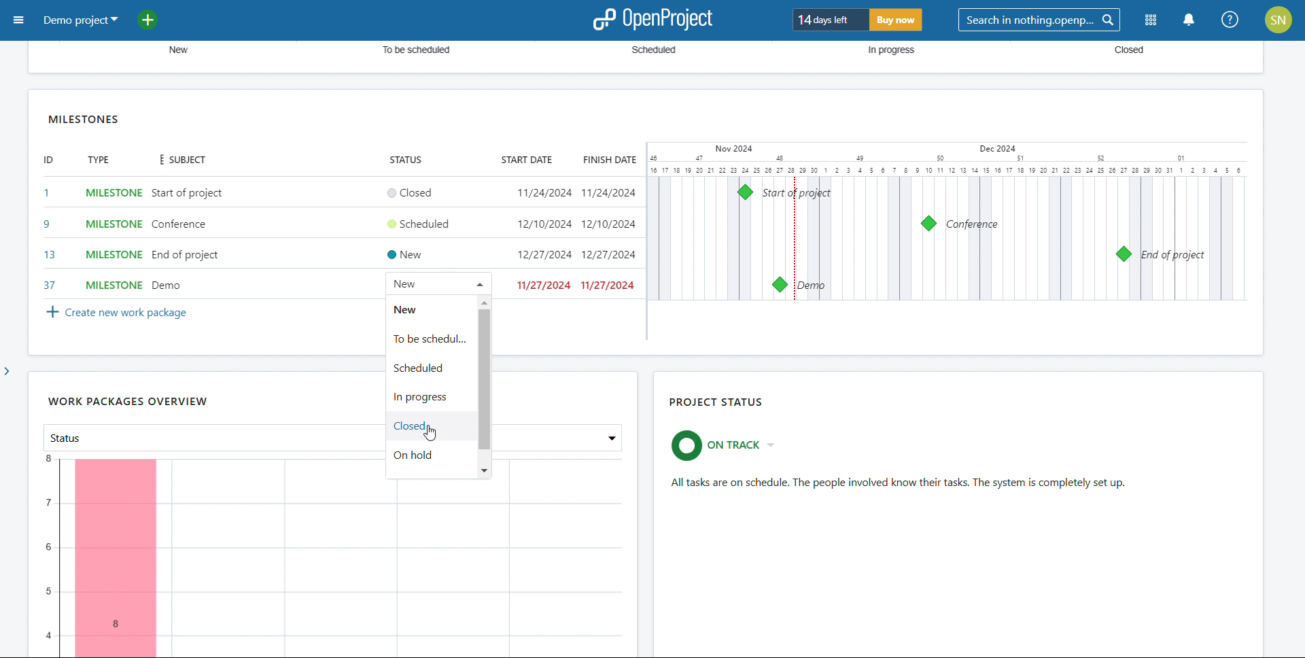 The width and height of the screenshot is (1305, 658). What do you see at coordinates (410, 52) in the screenshot?
I see `To be scheduled` at bounding box center [410, 52].